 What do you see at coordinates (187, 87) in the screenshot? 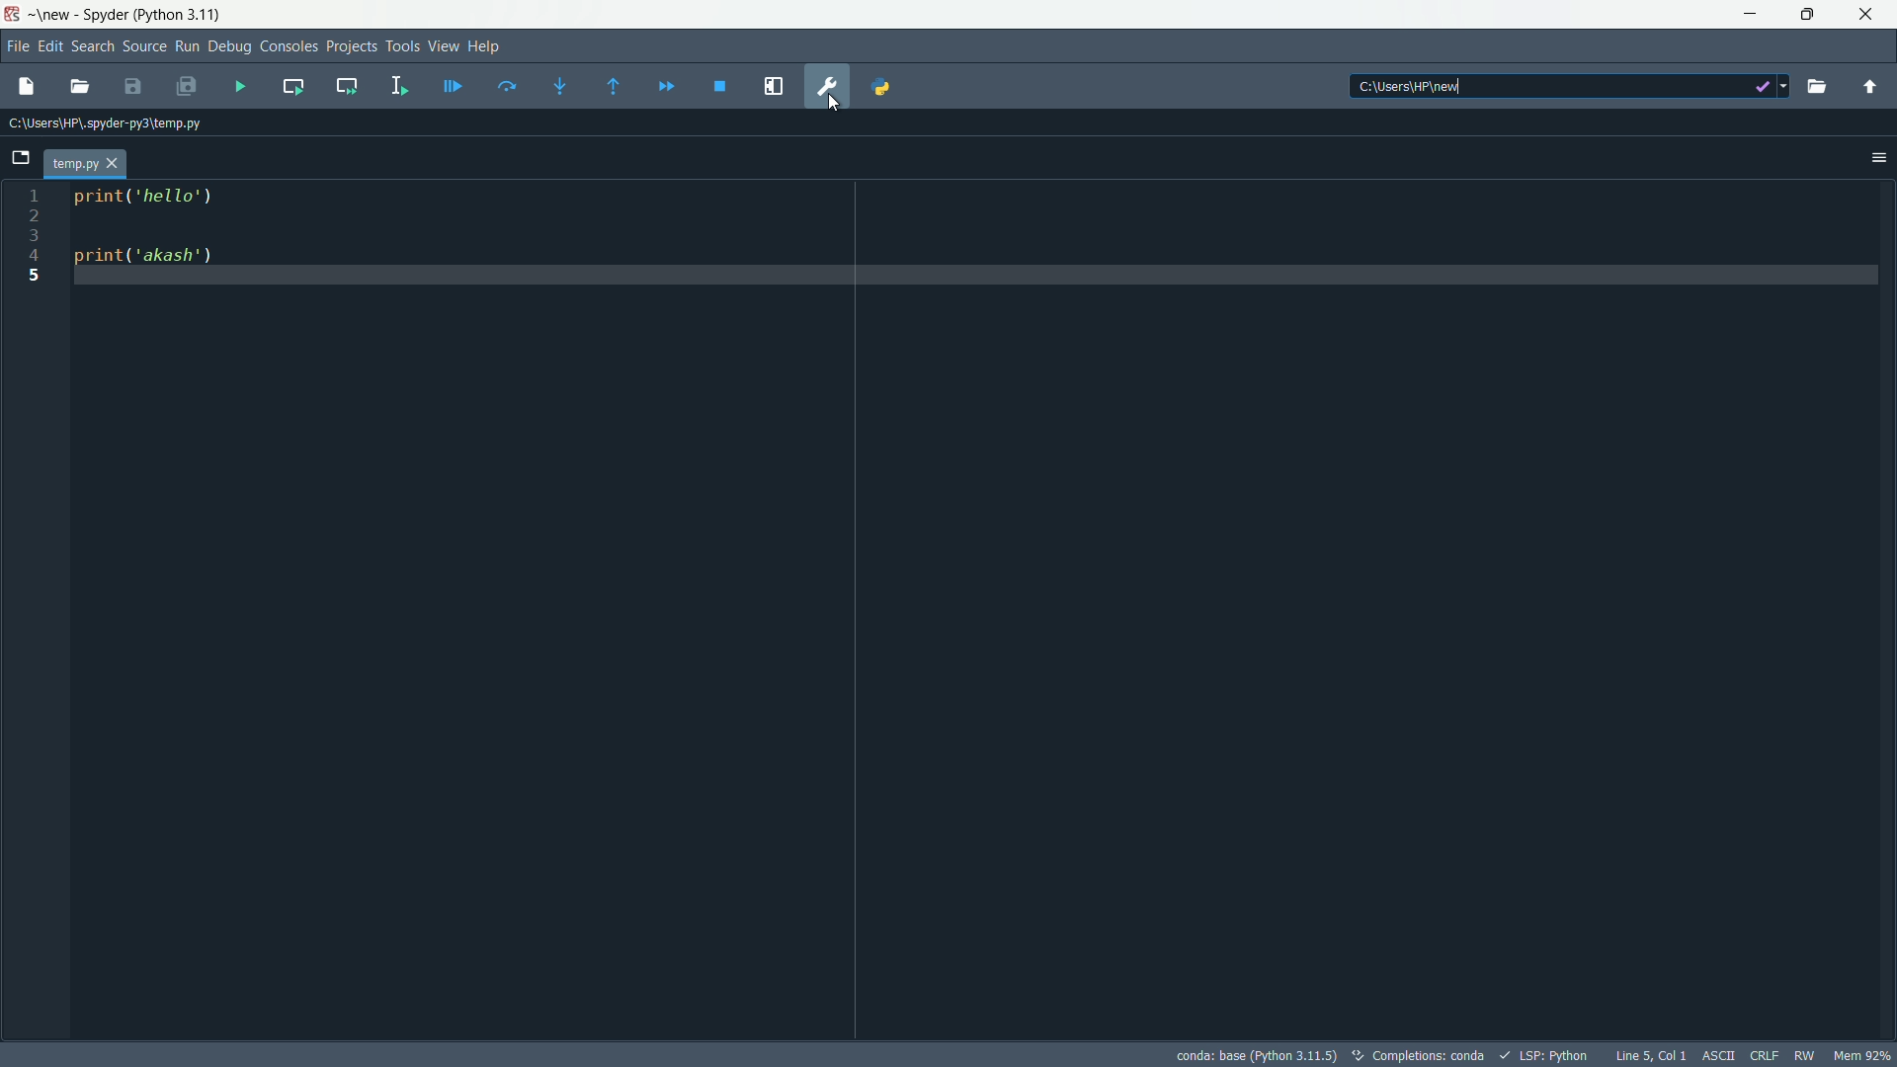
I see `save all files` at bounding box center [187, 87].